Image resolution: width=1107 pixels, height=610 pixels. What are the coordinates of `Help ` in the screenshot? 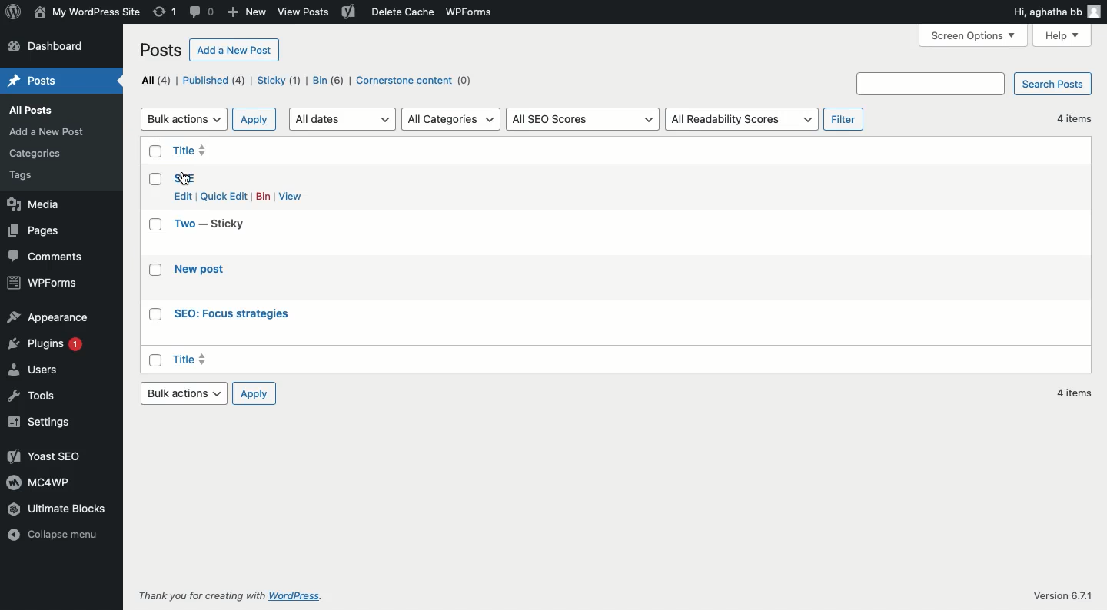 It's located at (1067, 38).